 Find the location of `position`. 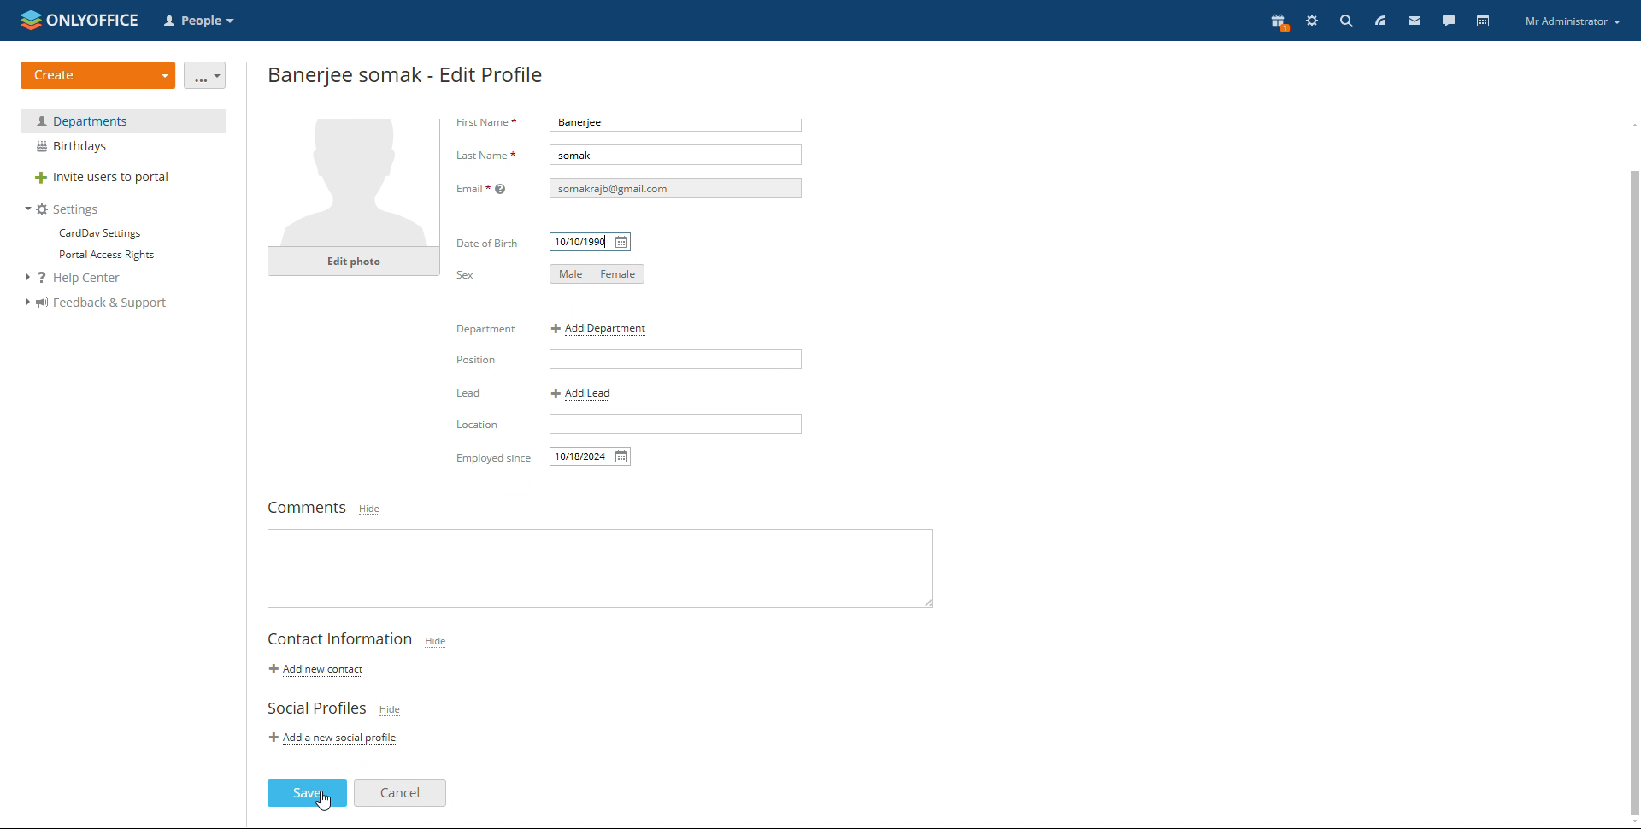

position is located at coordinates (678, 359).